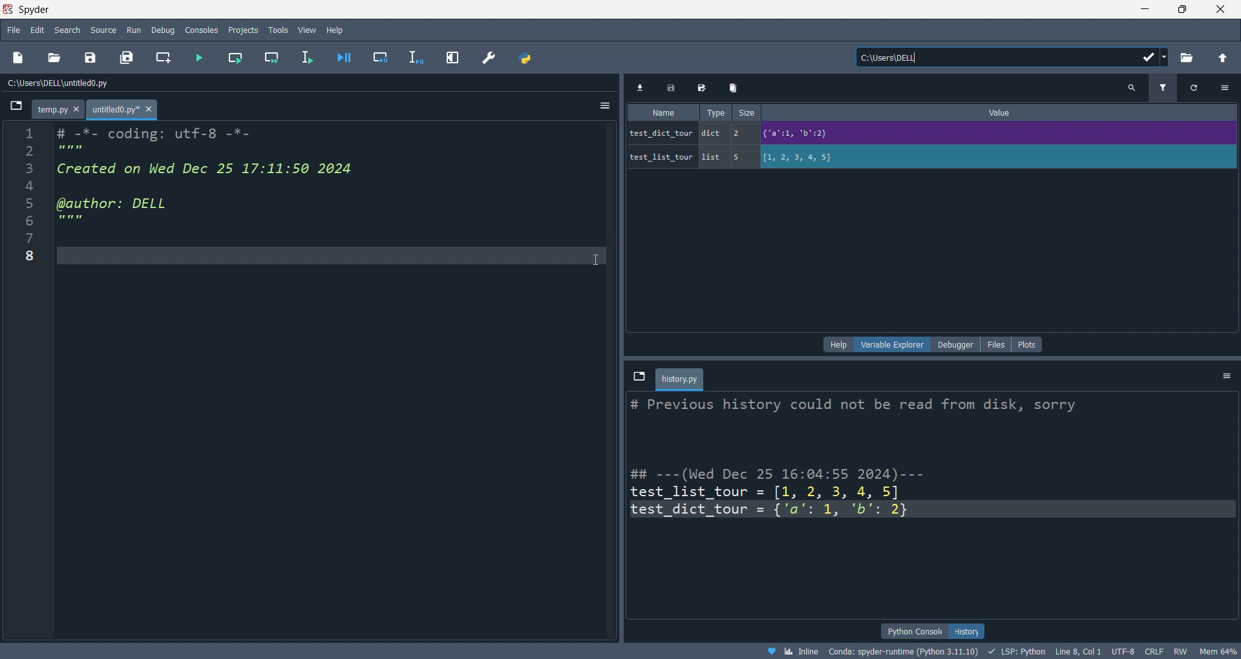 The height and width of the screenshot is (659, 1241). I want to click on save as, so click(703, 89).